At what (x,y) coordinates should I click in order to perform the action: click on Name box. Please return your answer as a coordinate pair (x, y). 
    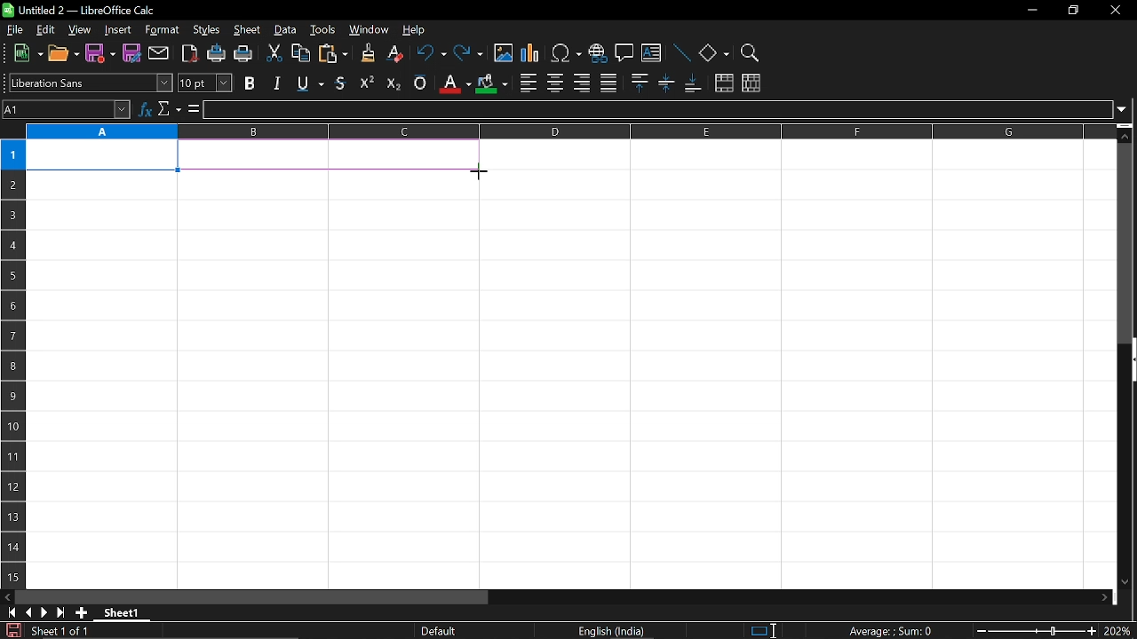
    Looking at the image, I should click on (67, 110).